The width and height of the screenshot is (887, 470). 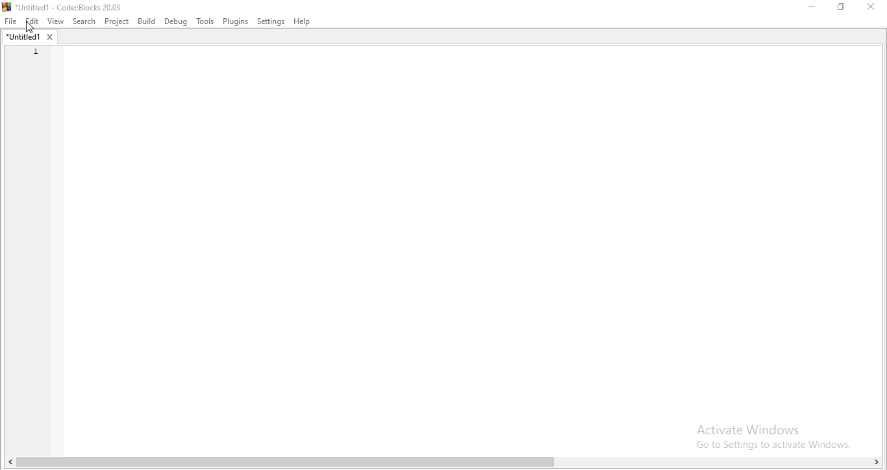 I want to click on Close, so click(x=870, y=9).